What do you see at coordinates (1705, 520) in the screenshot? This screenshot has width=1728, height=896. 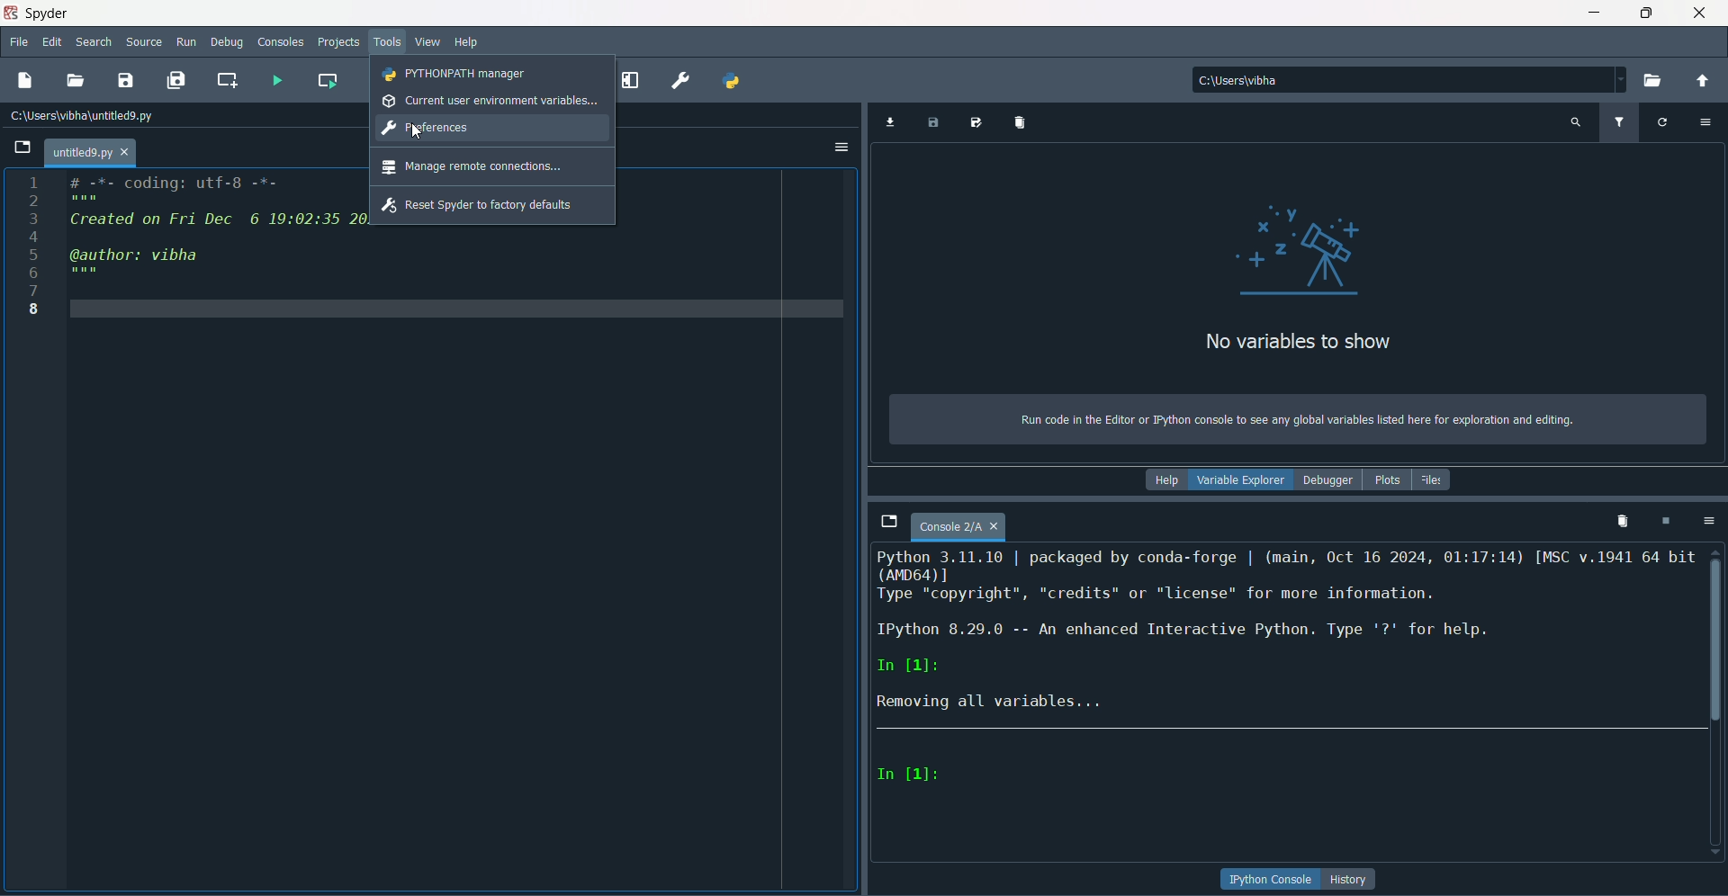 I see `options` at bounding box center [1705, 520].